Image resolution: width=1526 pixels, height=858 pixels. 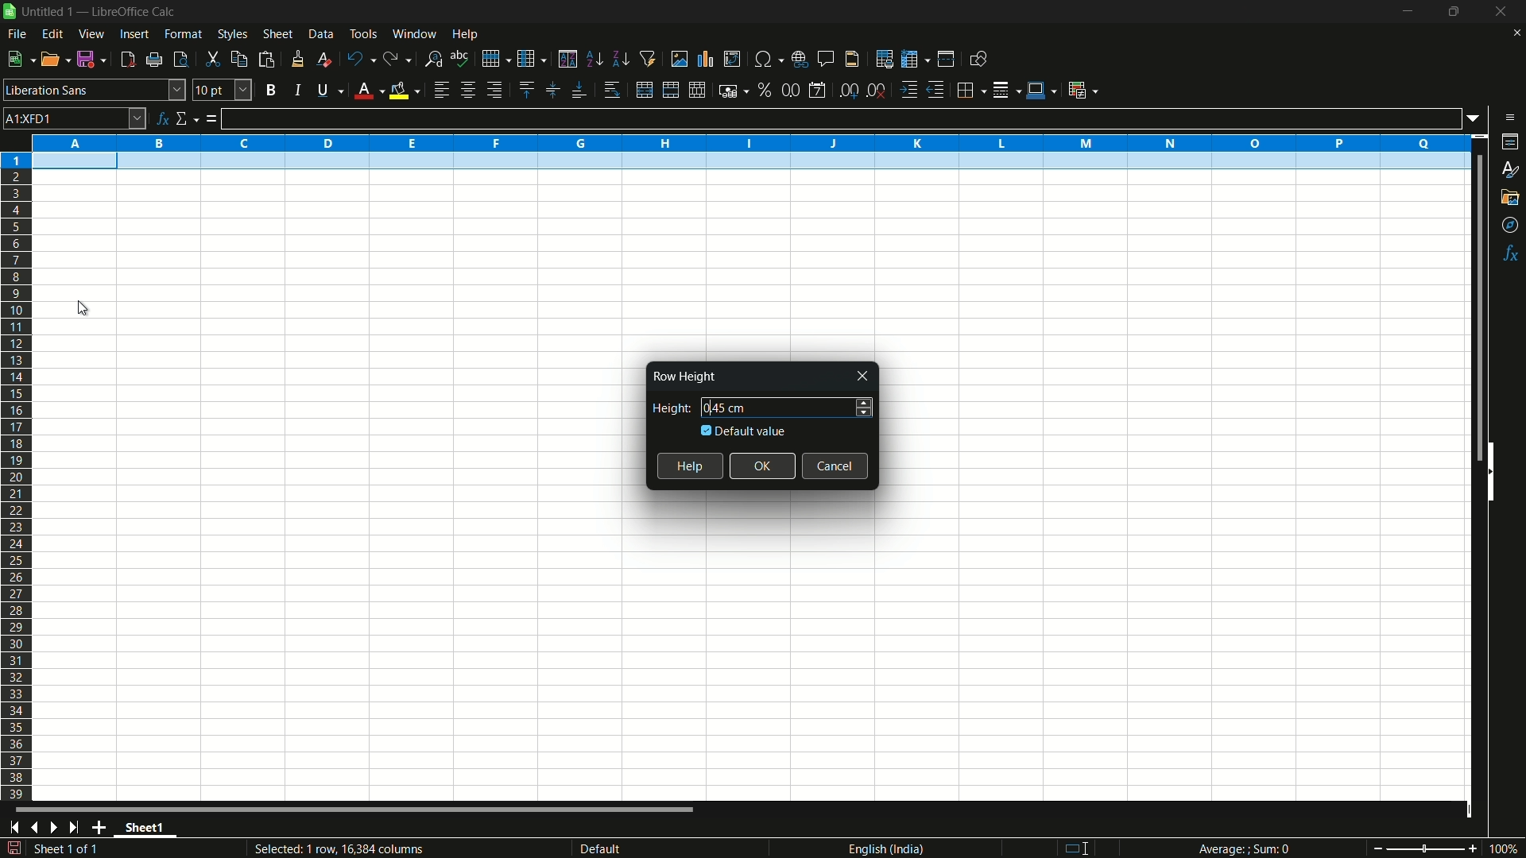 I want to click on undo, so click(x=358, y=58).